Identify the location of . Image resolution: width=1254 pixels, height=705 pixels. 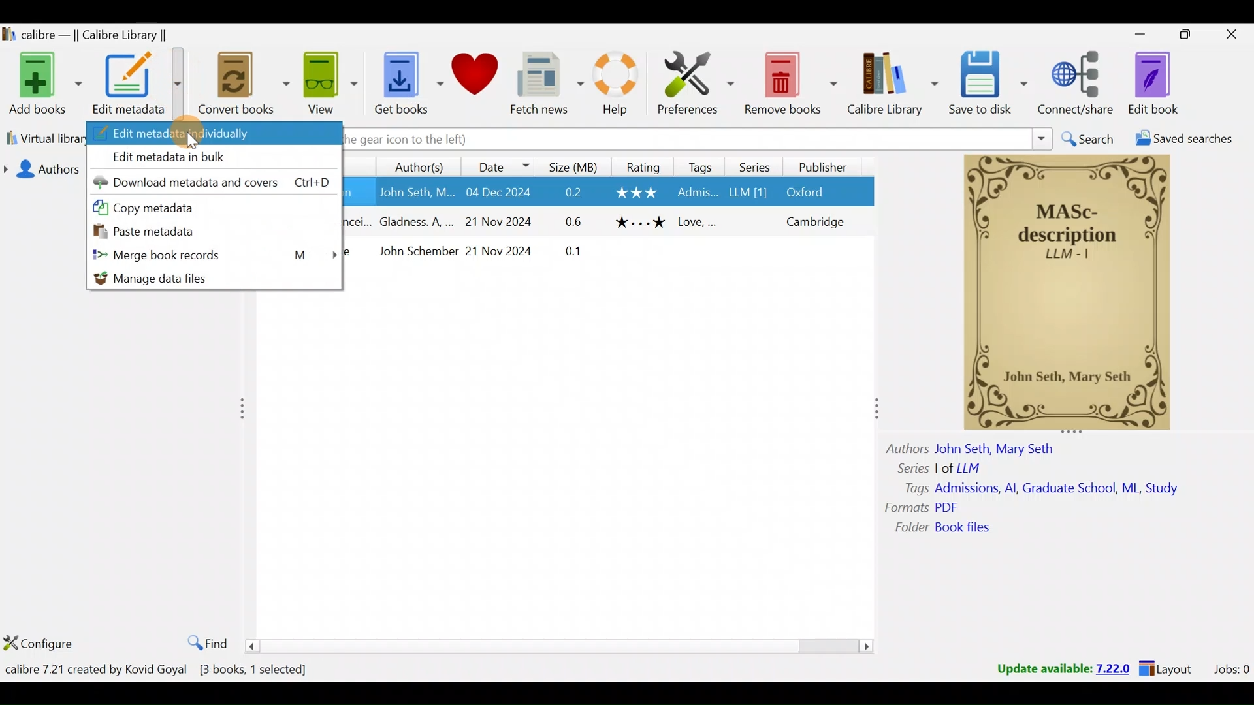
(415, 254).